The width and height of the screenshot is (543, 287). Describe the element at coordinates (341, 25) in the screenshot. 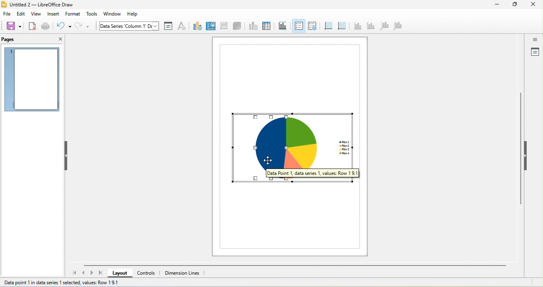

I see `vertical grid` at that location.